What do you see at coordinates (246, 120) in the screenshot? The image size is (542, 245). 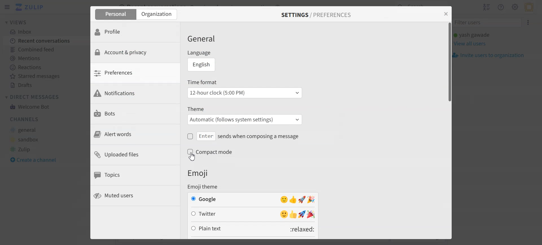 I see `Automatic (follows system settings)` at bounding box center [246, 120].